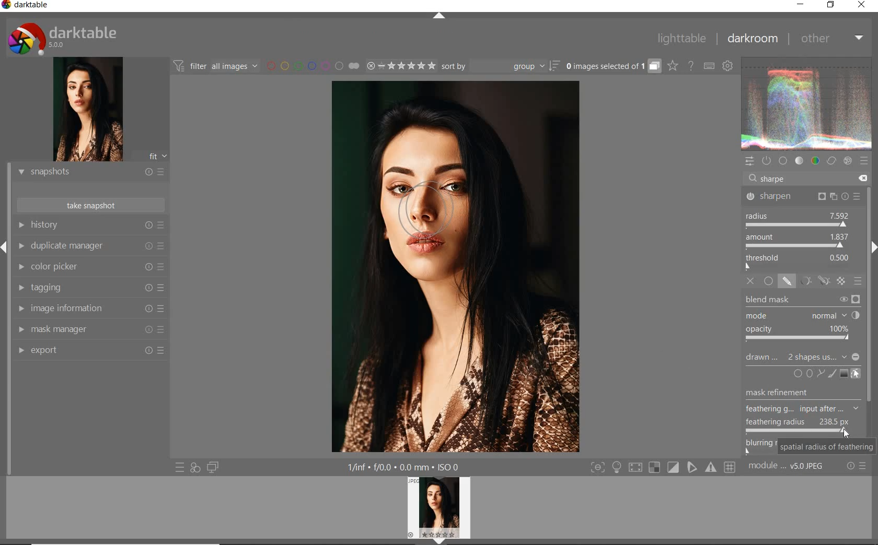 The width and height of the screenshot is (878, 545). I want to click on SHARPEN, so click(804, 196).